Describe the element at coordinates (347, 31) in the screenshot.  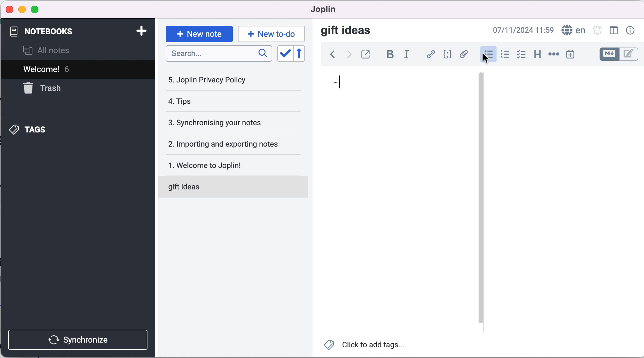
I see `gift ideas` at that location.